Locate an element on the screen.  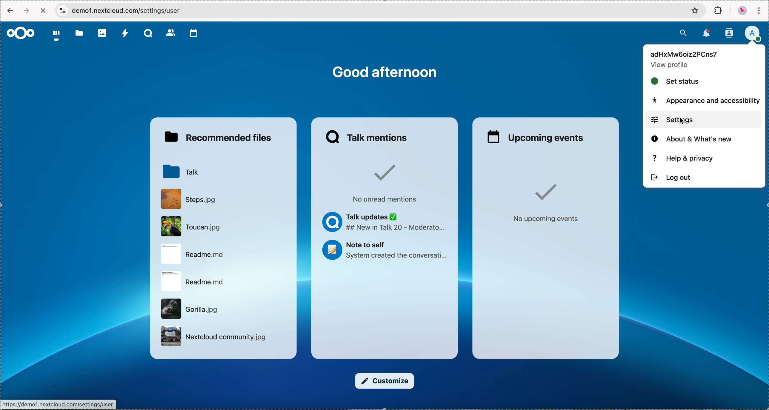
recommended files is located at coordinates (220, 137).